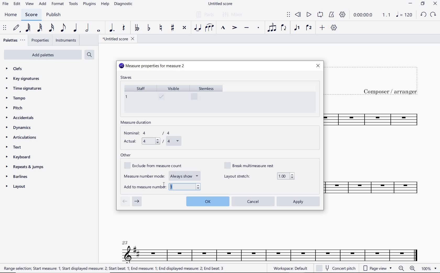 Image resolution: width=440 pixels, height=273 pixels. Describe the element at coordinates (40, 41) in the screenshot. I see `PROPERTIES` at that location.